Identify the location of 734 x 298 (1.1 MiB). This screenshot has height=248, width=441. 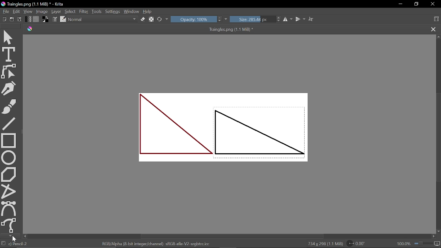
(323, 244).